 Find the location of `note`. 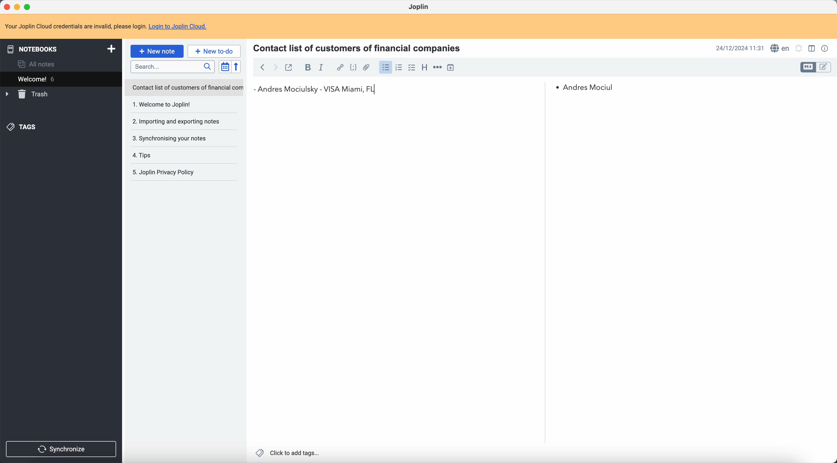

note is located at coordinates (106, 25).